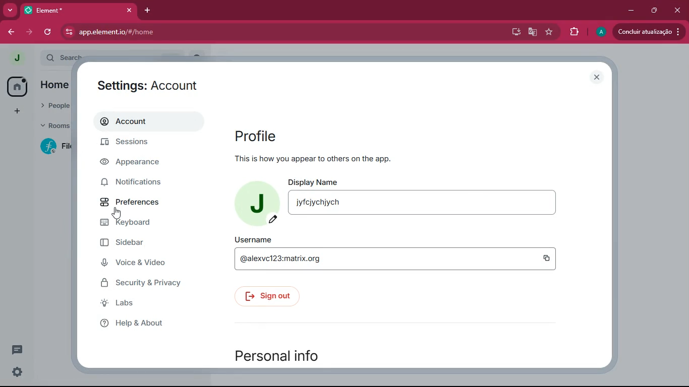  Describe the element at coordinates (15, 372) in the screenshot. I see `settings` at that location.